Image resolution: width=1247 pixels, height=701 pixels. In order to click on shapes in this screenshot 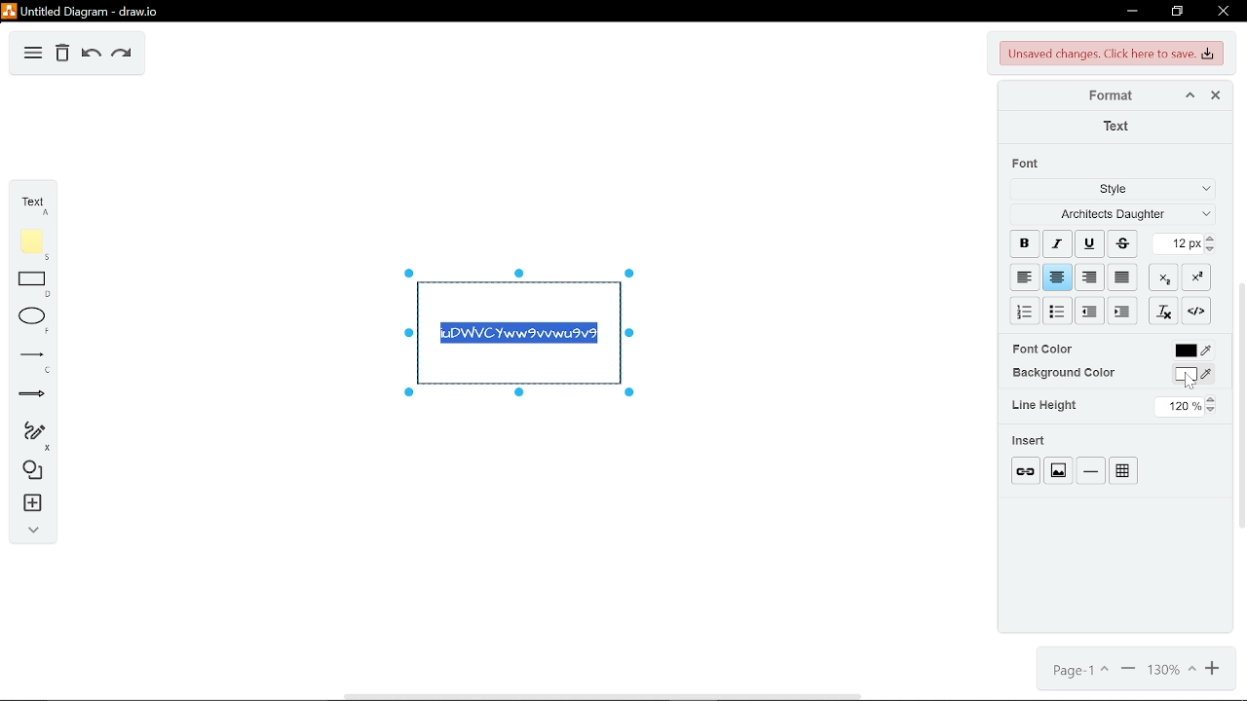, I will do `click(30, 472)`.